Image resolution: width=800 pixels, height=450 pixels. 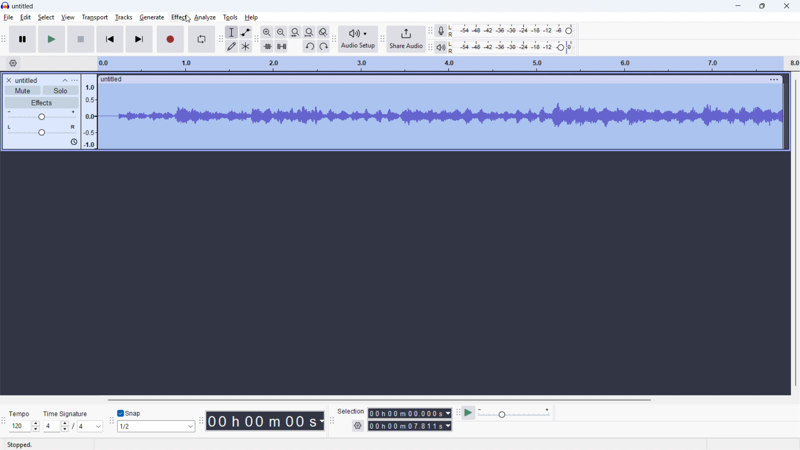 I want to click on track options , so click(x=775, y=78).